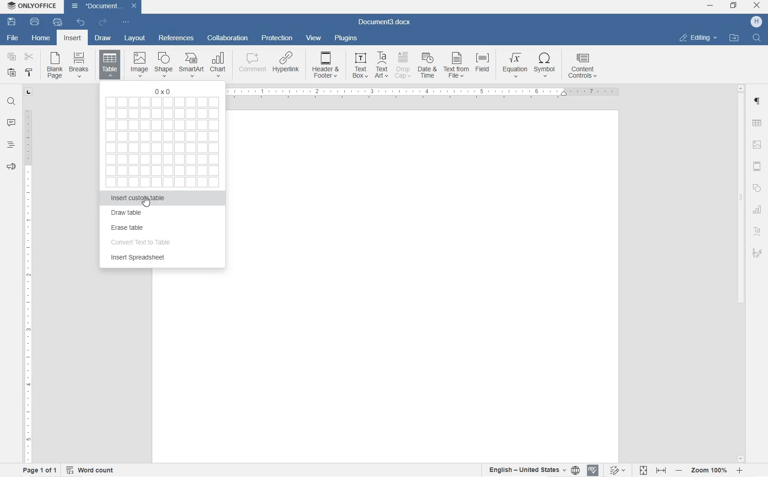 The image size is (768, 477). Describe the element at coordinates (740, 273) in the screenshot. I see `SCROLLBAR` at that location.